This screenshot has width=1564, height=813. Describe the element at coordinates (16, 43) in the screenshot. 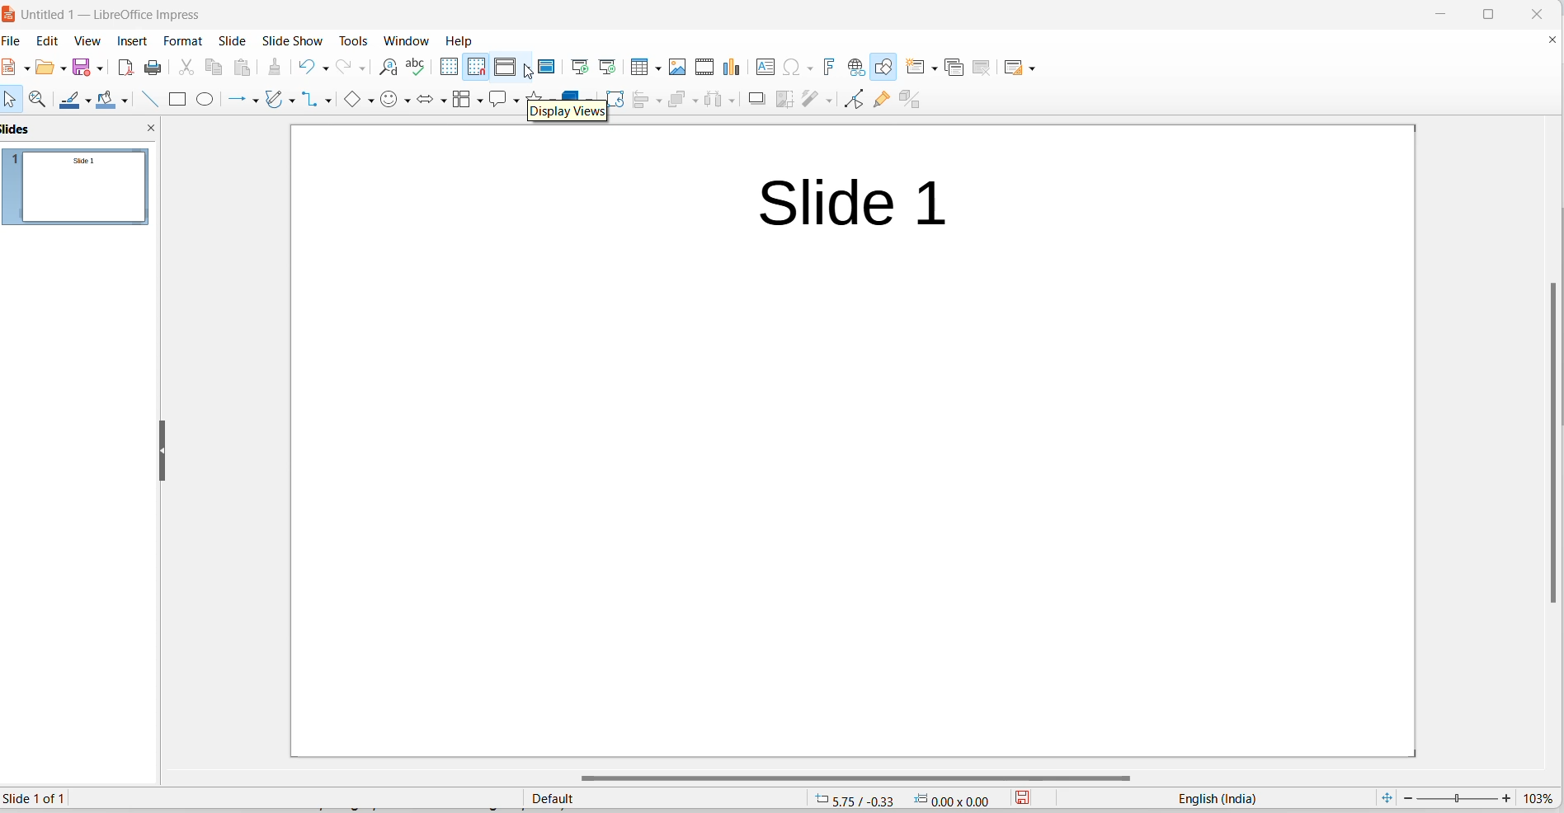

I see `file` at that location.